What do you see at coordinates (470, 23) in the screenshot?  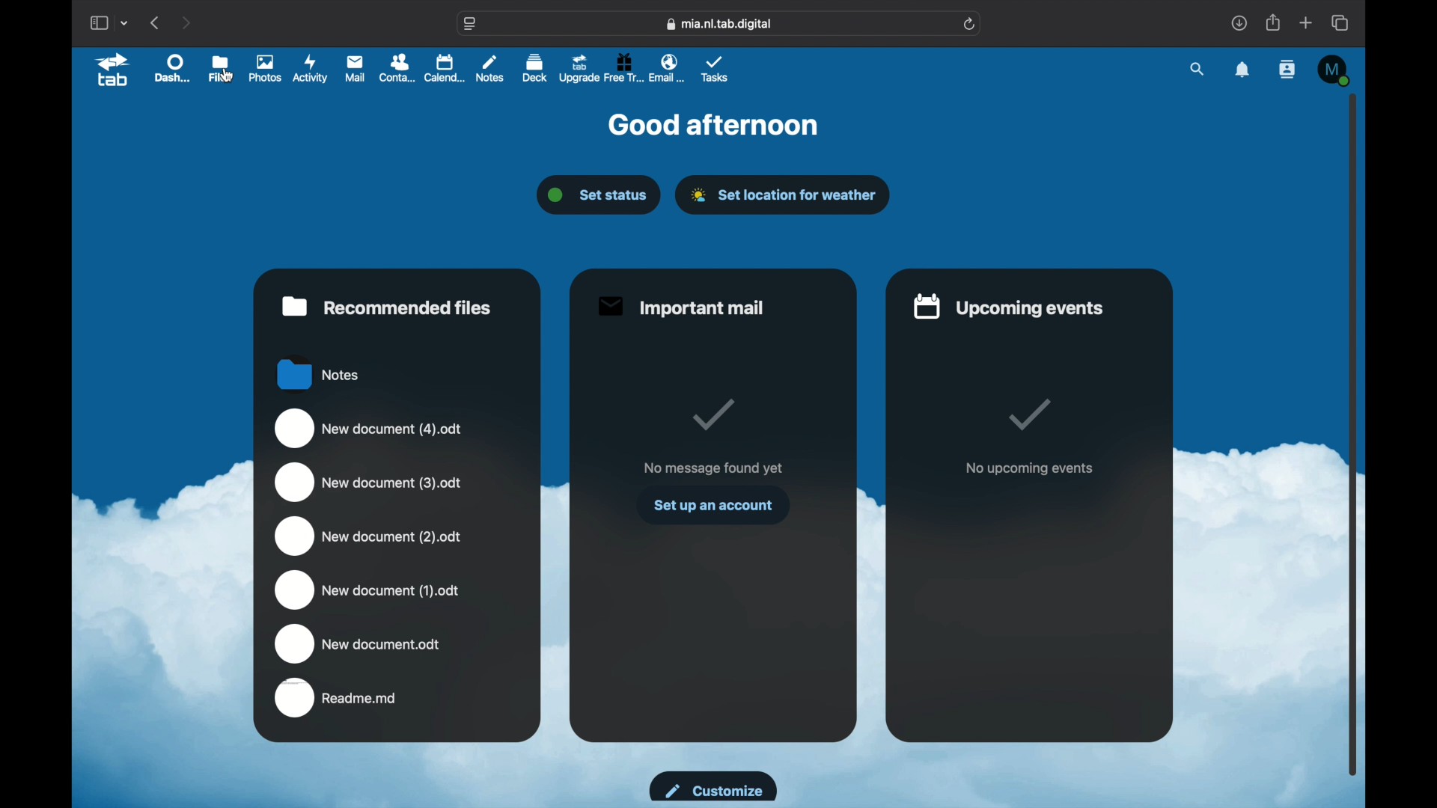 I see `website settings` at bounding box center [470, 23].